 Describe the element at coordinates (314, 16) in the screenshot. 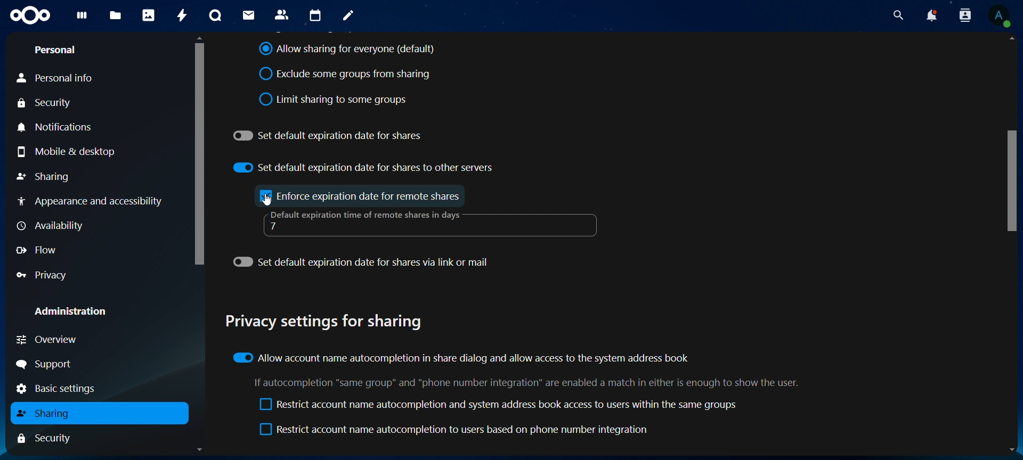

I see `calendar` at that location.